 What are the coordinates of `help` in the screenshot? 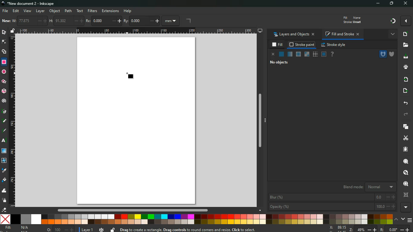 It's located at (129, 11).